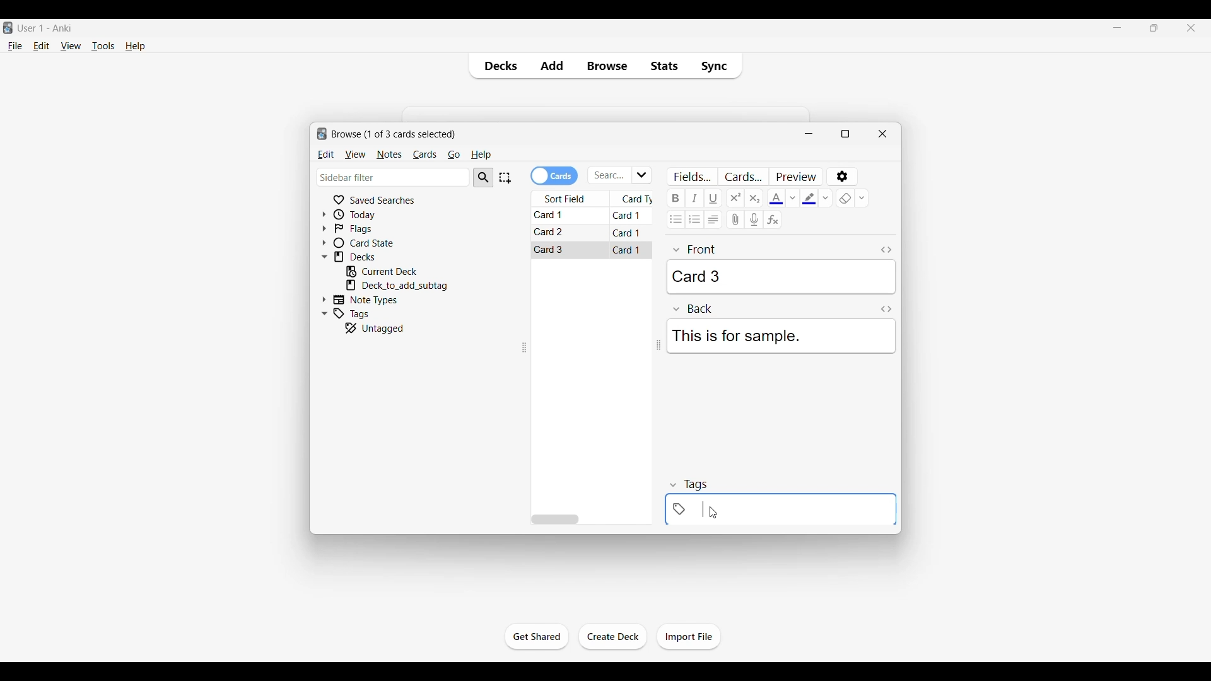 The image size is (1211, 681). What do you see at coordinates (15, 46) in the screenshot?
I see `File menu` at bounding box center [15, 46].